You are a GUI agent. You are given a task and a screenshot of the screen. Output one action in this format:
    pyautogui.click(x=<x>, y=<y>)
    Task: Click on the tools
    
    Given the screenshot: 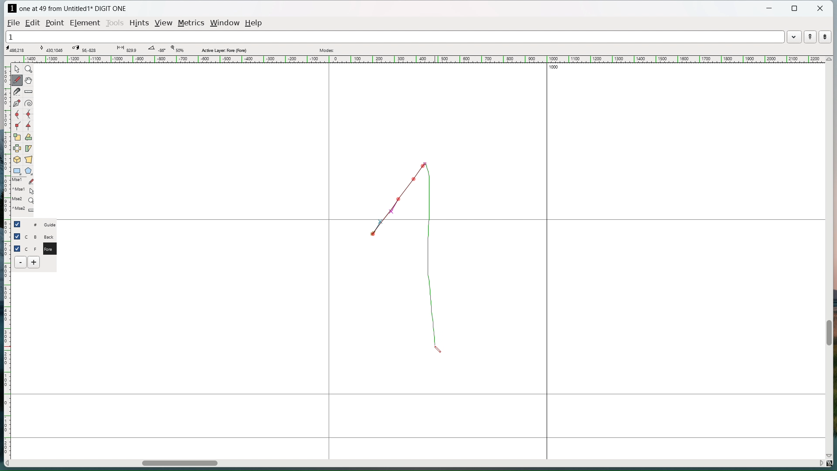 What is the action you would take?
    pyautogui.click(x=115, y=24)
    